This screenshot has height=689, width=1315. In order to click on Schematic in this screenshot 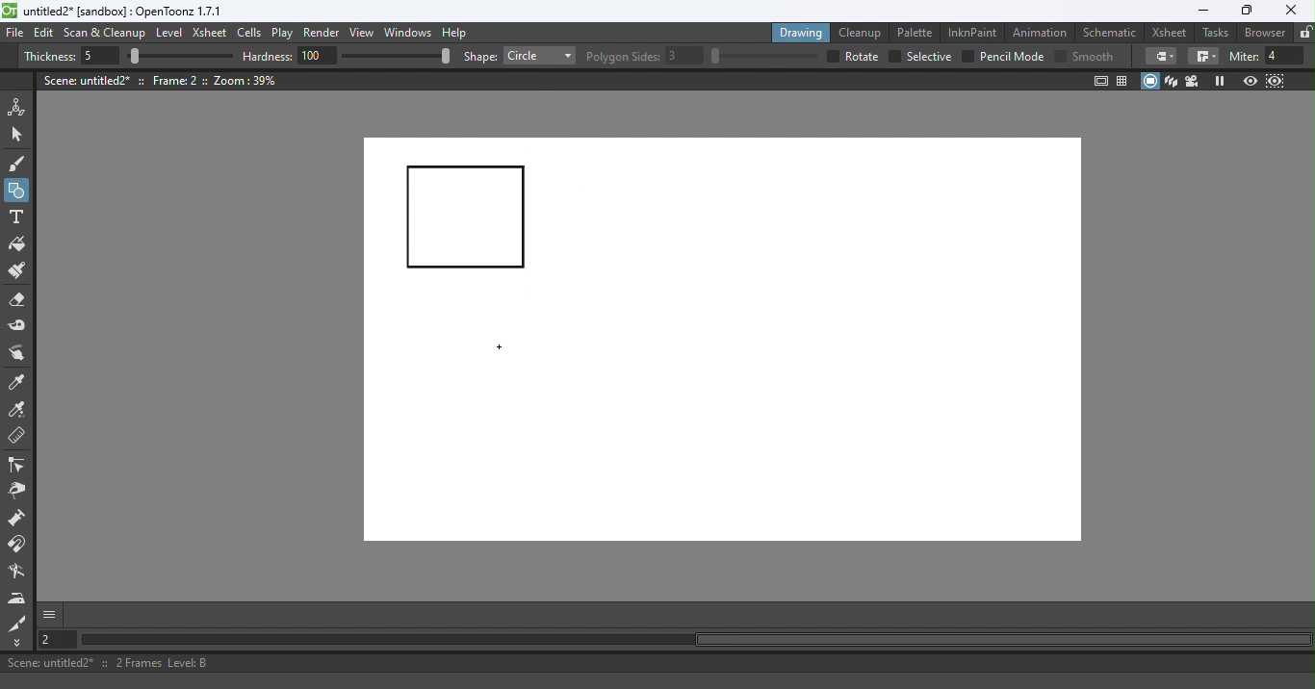, I will do `click(1110, 33)`.